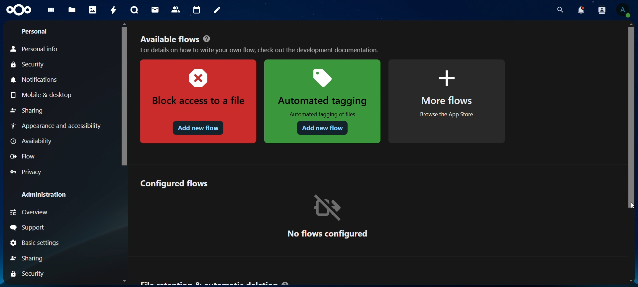 The height and width of the screenshot is (287, 638). Describe the element at coordinates (323, 101) in the screenshot. I see `automated tagging ` at that location.